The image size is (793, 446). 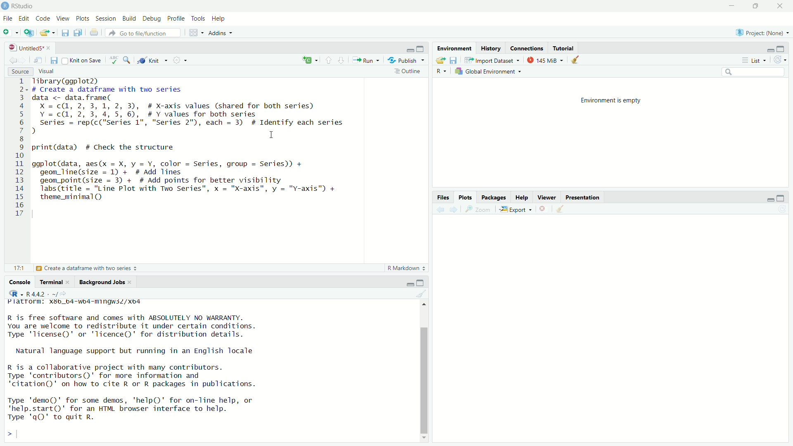 What do you see at coordinates (454, 47) in the screenshot?
I see `Environment` at bounding box center [454, 47].